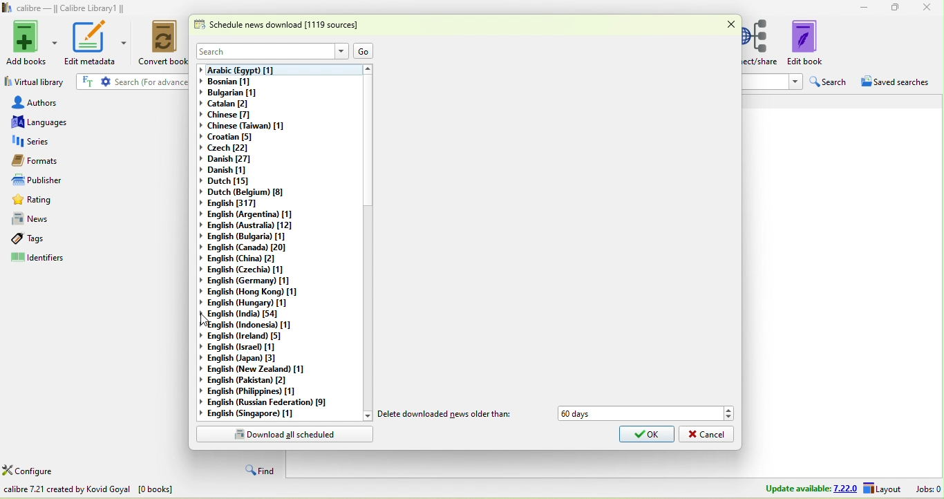  Describe the element at coordinates (729, 414) in the screenshot. I see `Drop down` at that location.